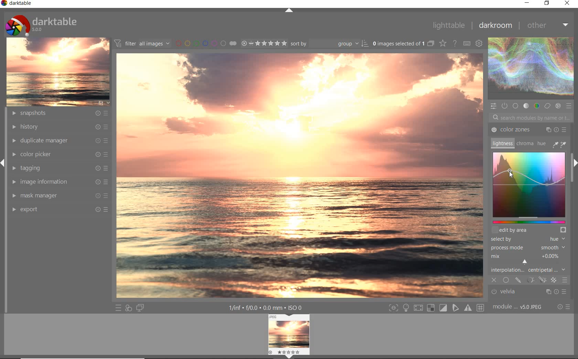  What do you see at coordinates (506, 281) in the screenshot?
I see `UNIFORMLY` at bounding box center [506, 281].